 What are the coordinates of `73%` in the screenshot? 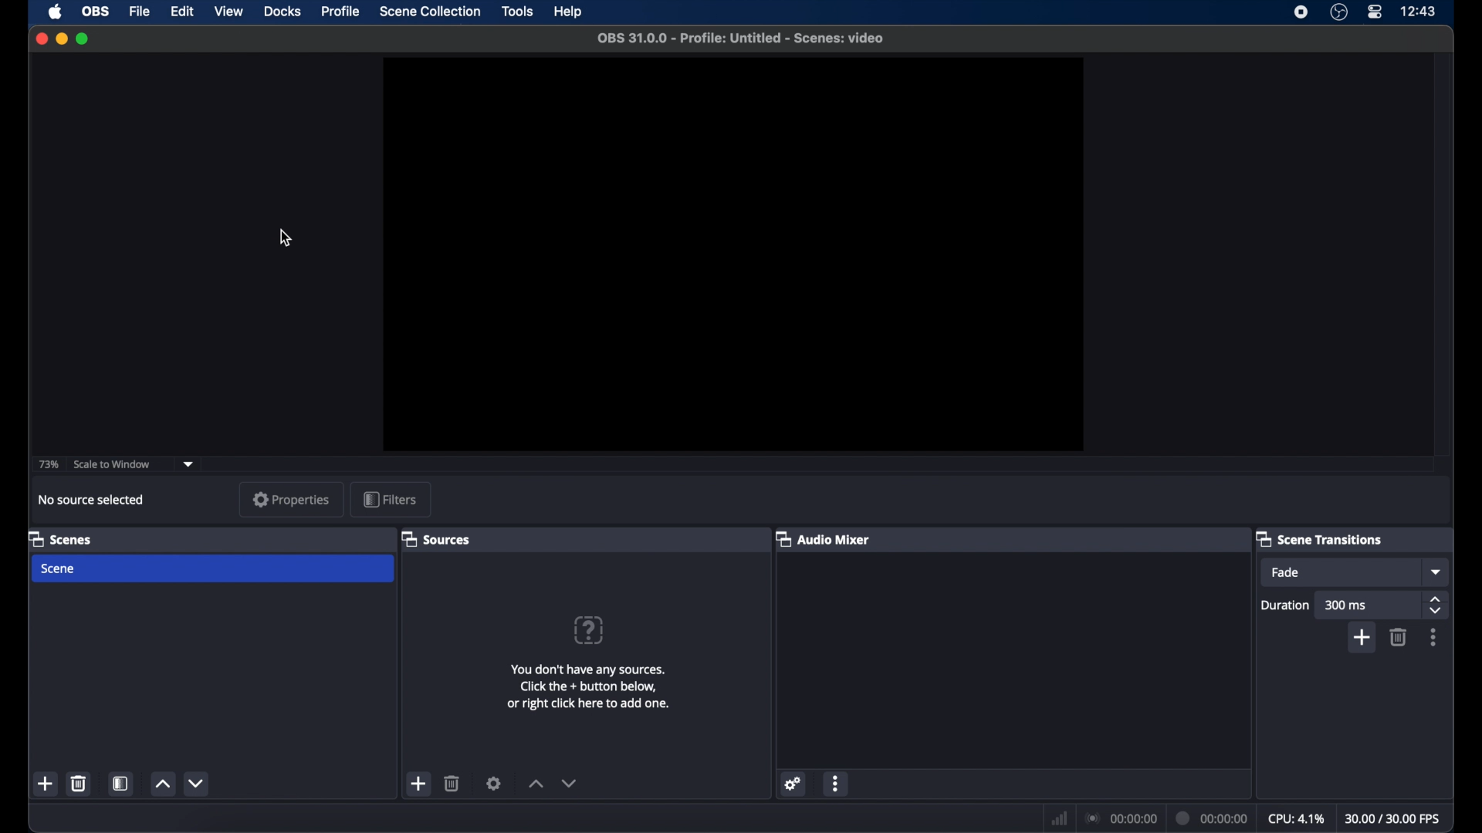 It's located at (48, 464).